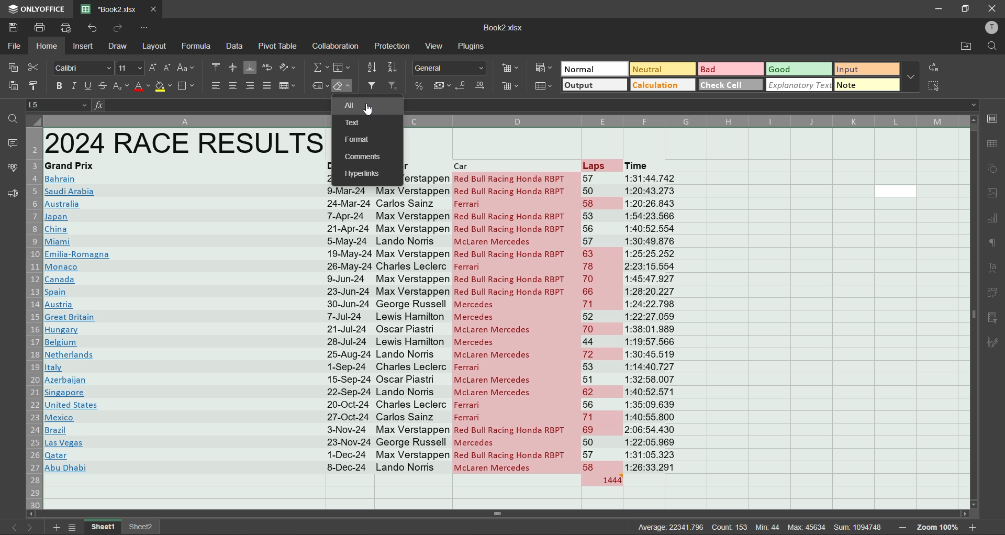  Describe the element at coordinates (12, 28) in the screenshot. I see `save` at that location.